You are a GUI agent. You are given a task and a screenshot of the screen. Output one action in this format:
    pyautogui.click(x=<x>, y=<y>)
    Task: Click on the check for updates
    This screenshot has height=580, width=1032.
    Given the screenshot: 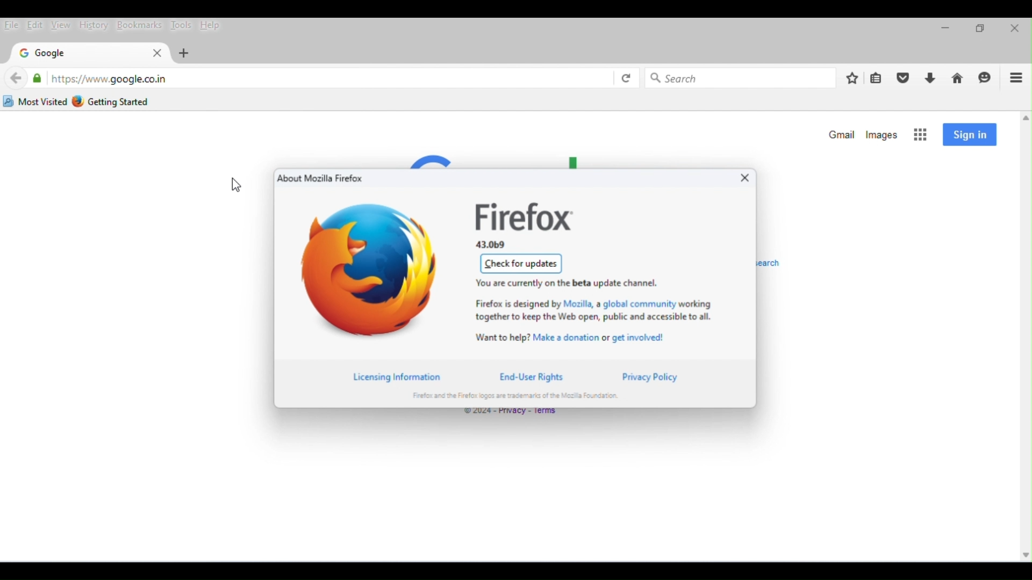 What is the action you would take?
    pyautogui.click(x=521, y=264)
    